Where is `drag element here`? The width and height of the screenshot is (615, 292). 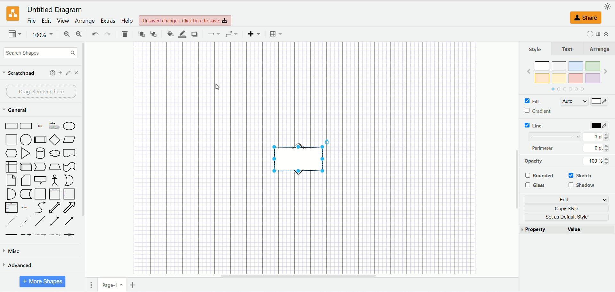 drag element here is located at coordinates (41, 91).